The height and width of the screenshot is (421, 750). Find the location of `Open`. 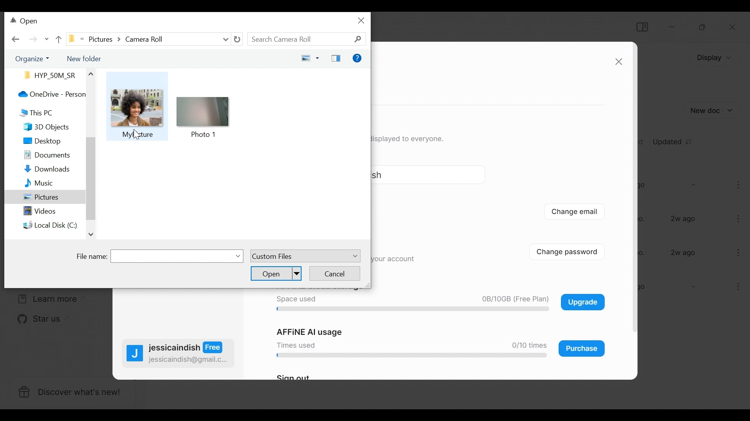

Open is located at coordinates (276, 273).